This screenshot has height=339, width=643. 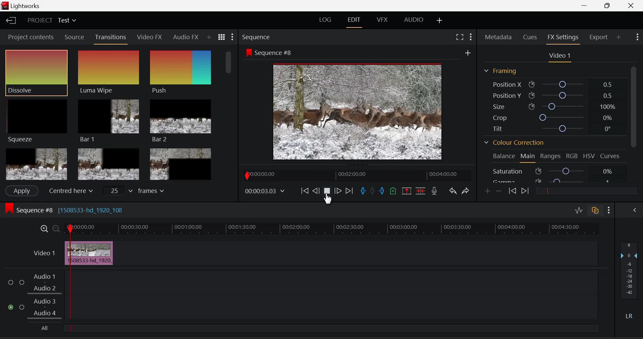 What do you see at coordinates (181, 121) in the screenshot?
I see `Bar 2` at bounding box center [181, 121].